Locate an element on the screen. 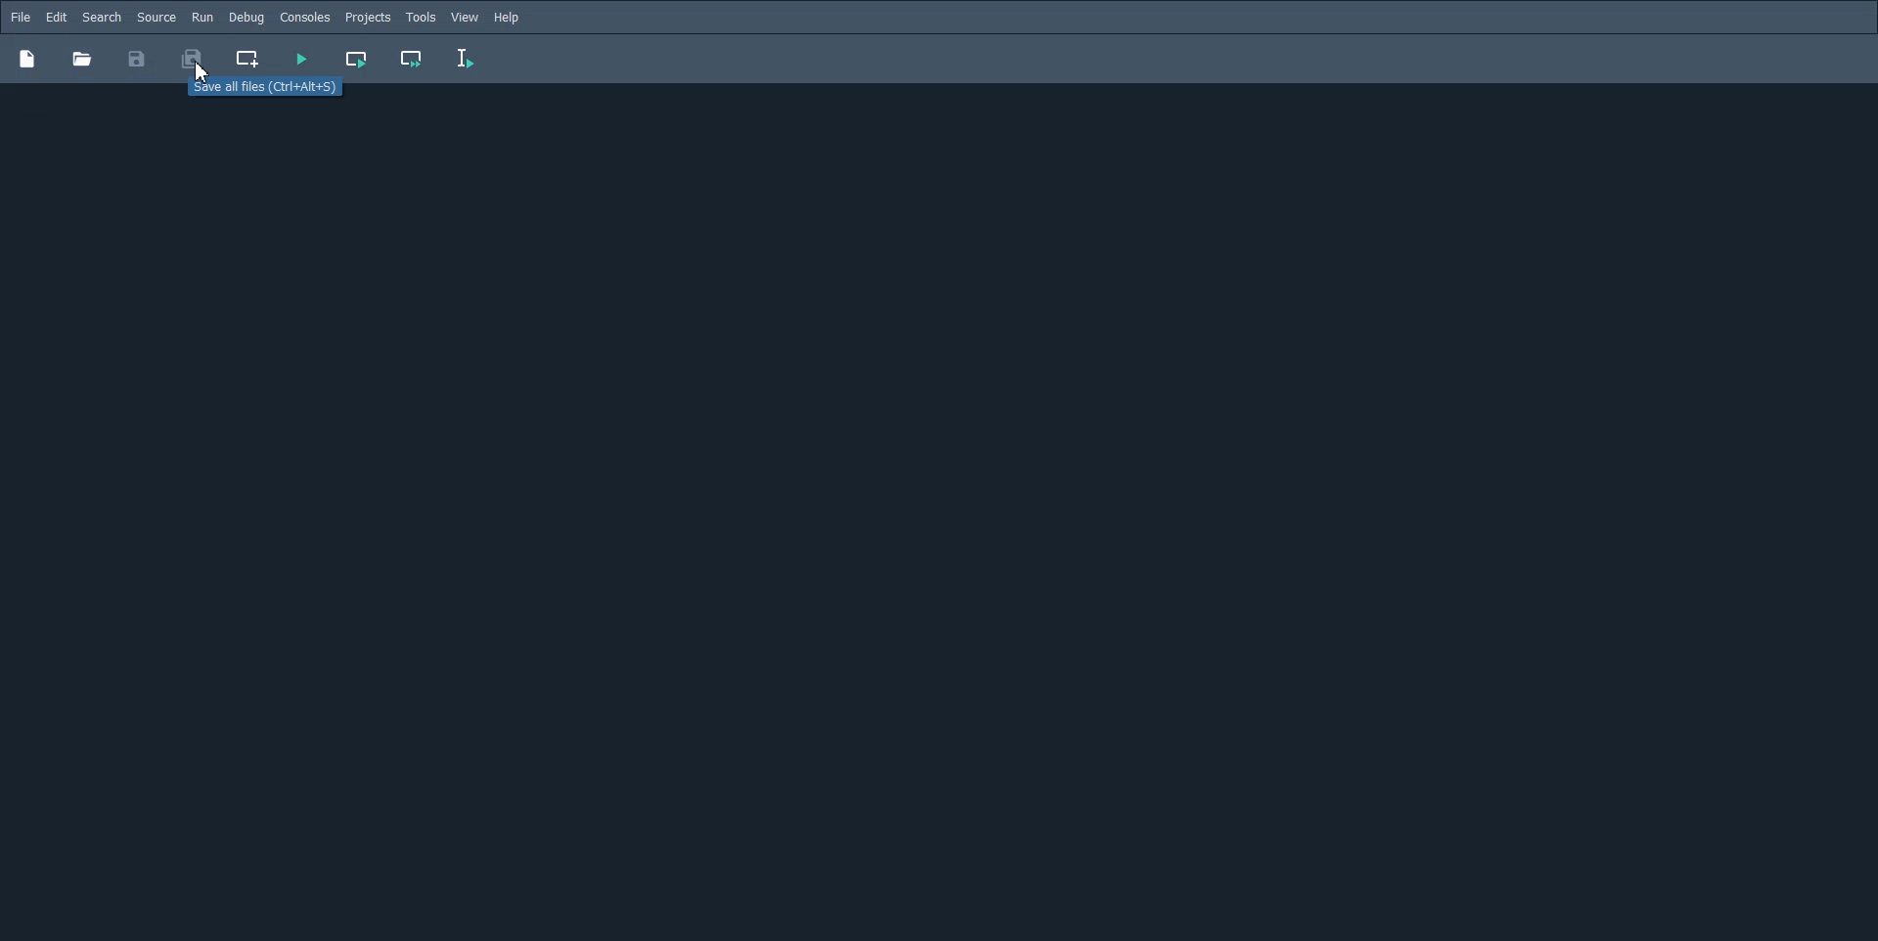  Projects is located at coordinates (368, 18).